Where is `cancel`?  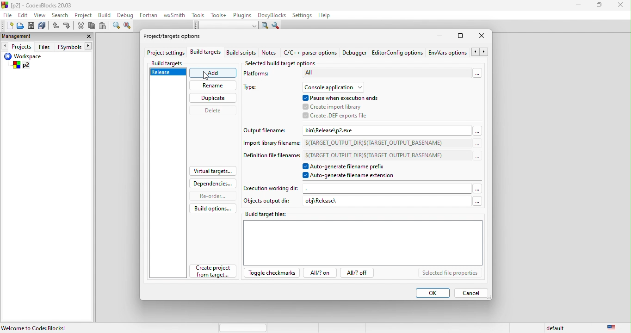
cancel is located at coordinates (471, 293).